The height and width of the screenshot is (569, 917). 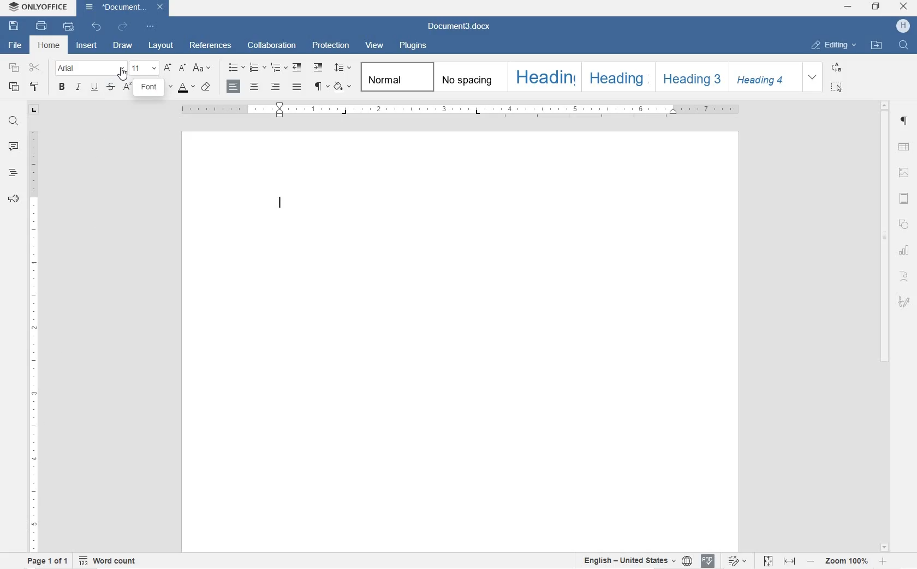 I want to click on CHART, so click(x=905, y=251).